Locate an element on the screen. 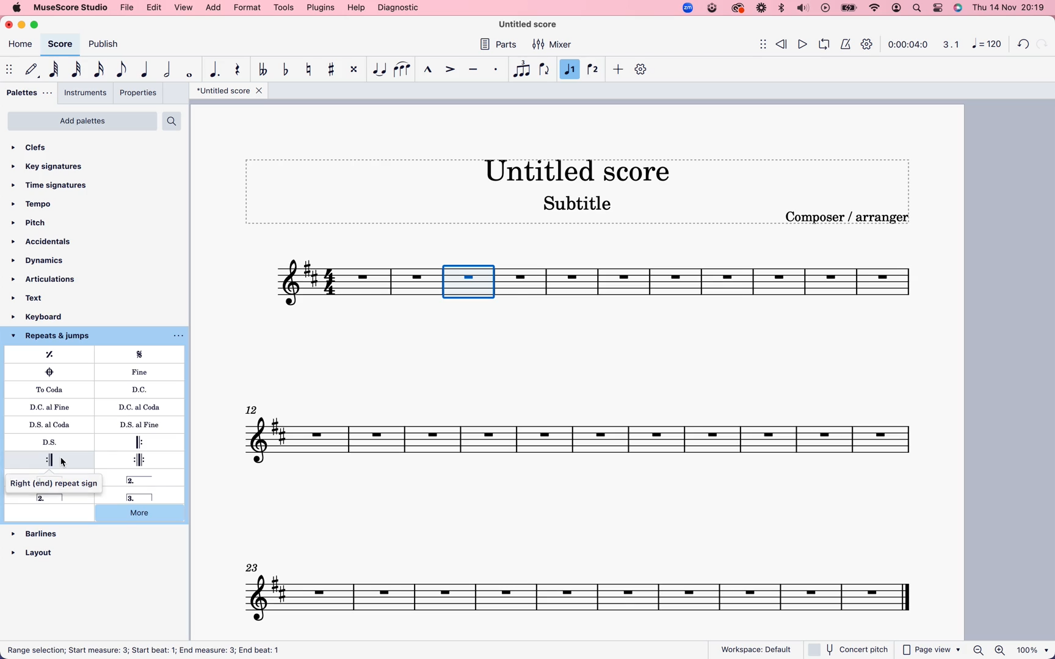 This screenshot has height=659, width=1055. tuplet is located at coordinates (521, 70).